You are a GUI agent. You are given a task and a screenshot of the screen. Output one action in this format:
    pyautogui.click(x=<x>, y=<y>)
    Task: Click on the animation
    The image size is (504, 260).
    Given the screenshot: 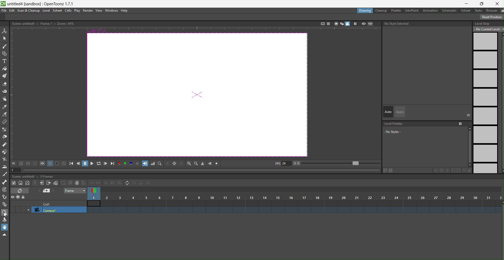 What is the action you would take?
    pyautogui.click(x=431, y=10)
    